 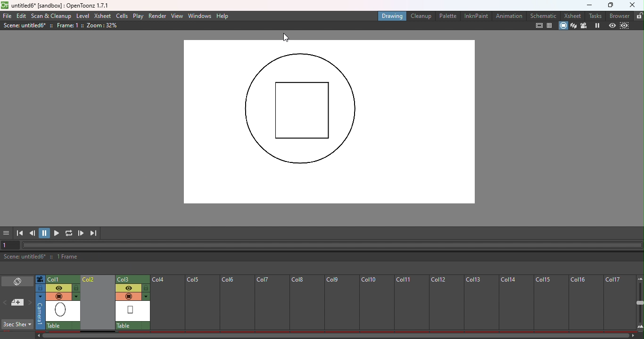 What do you see at coordinates (388, 301) in the screenshot?
I see `Columns` at bounding box center [388, 301].